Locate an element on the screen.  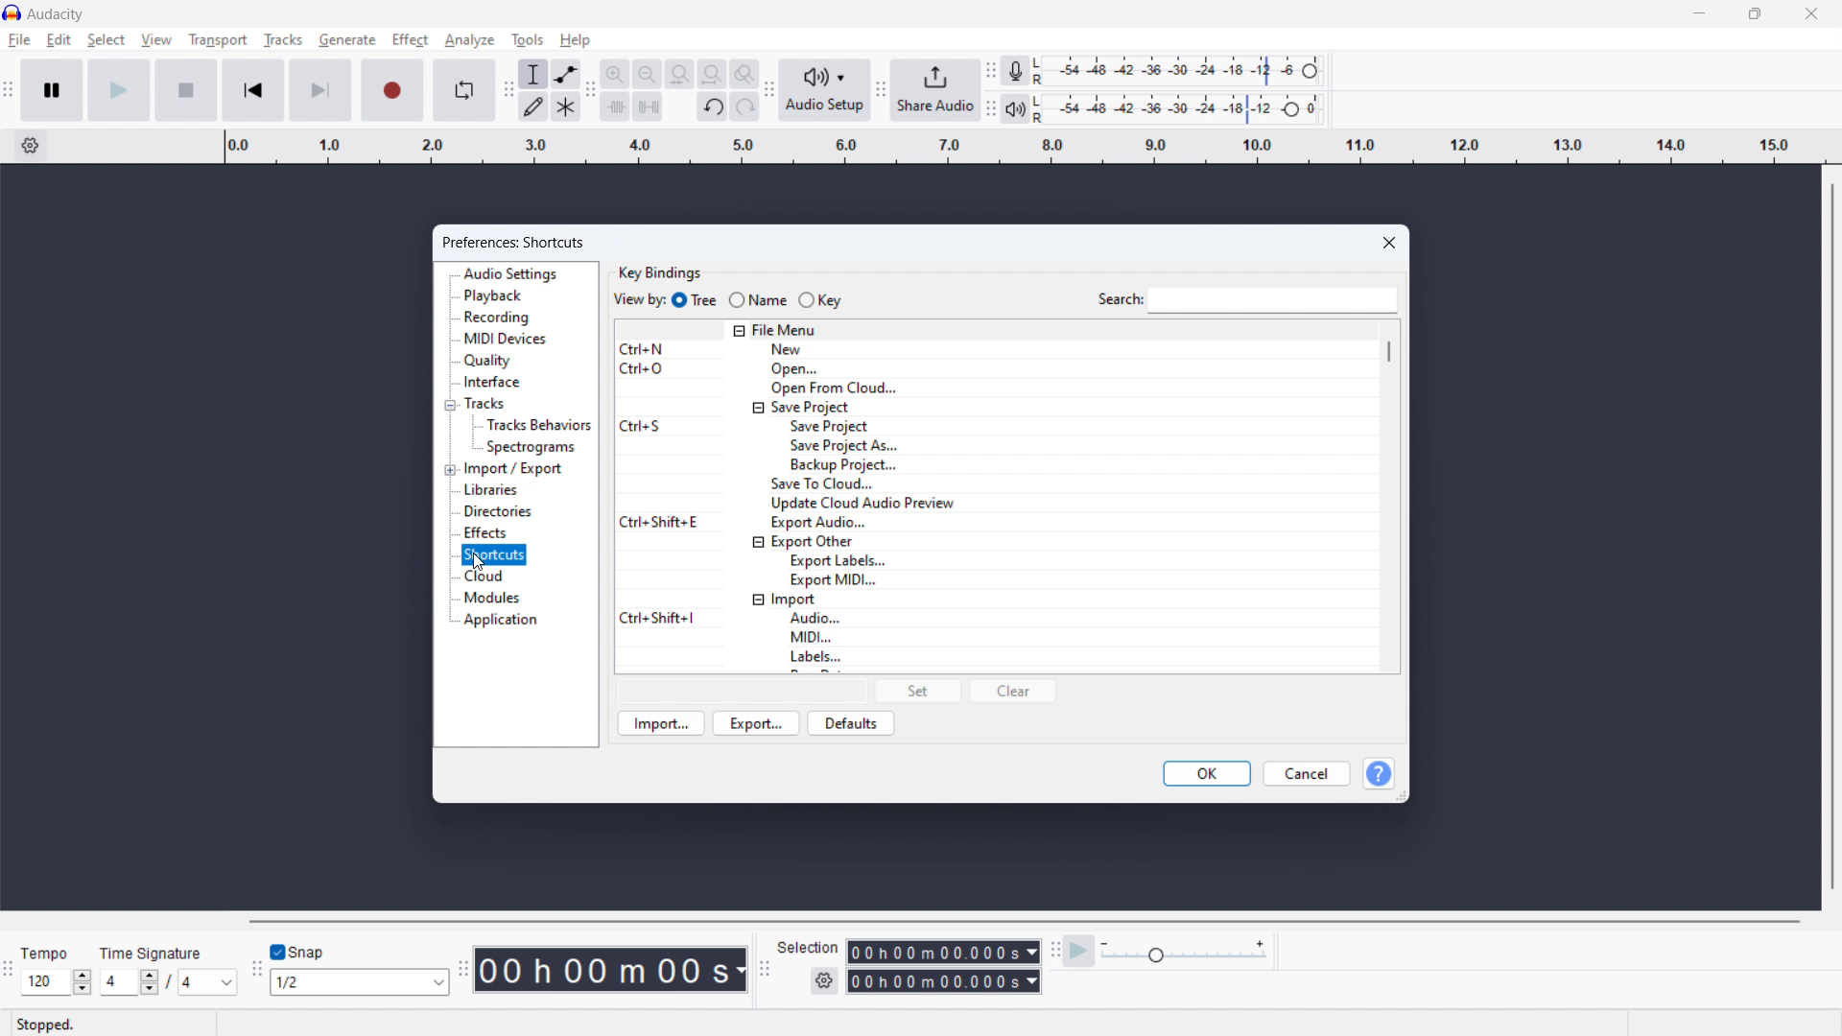
key is located at coordinates (823, 300).